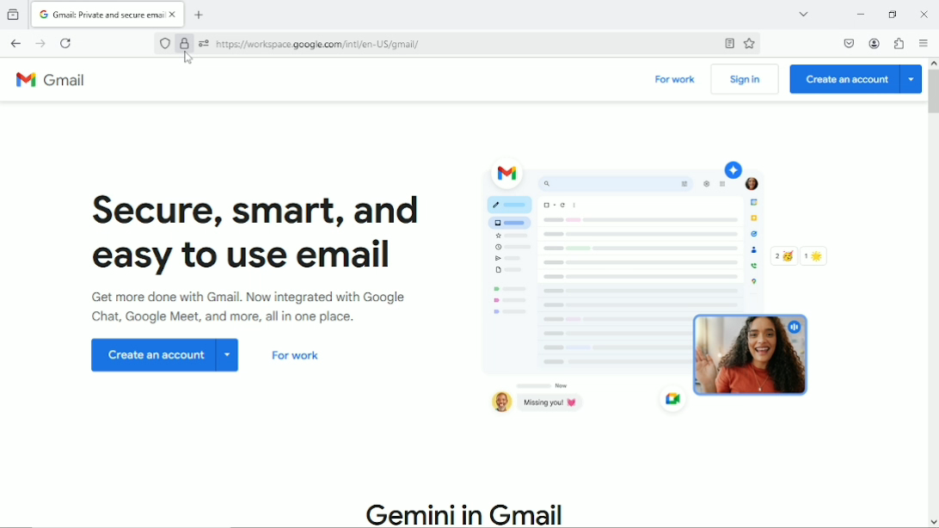 This screenshot has height=528, width=939. Describe the element at coordinates (40, 43) in the screenshot. I see `Go forward` at that location.